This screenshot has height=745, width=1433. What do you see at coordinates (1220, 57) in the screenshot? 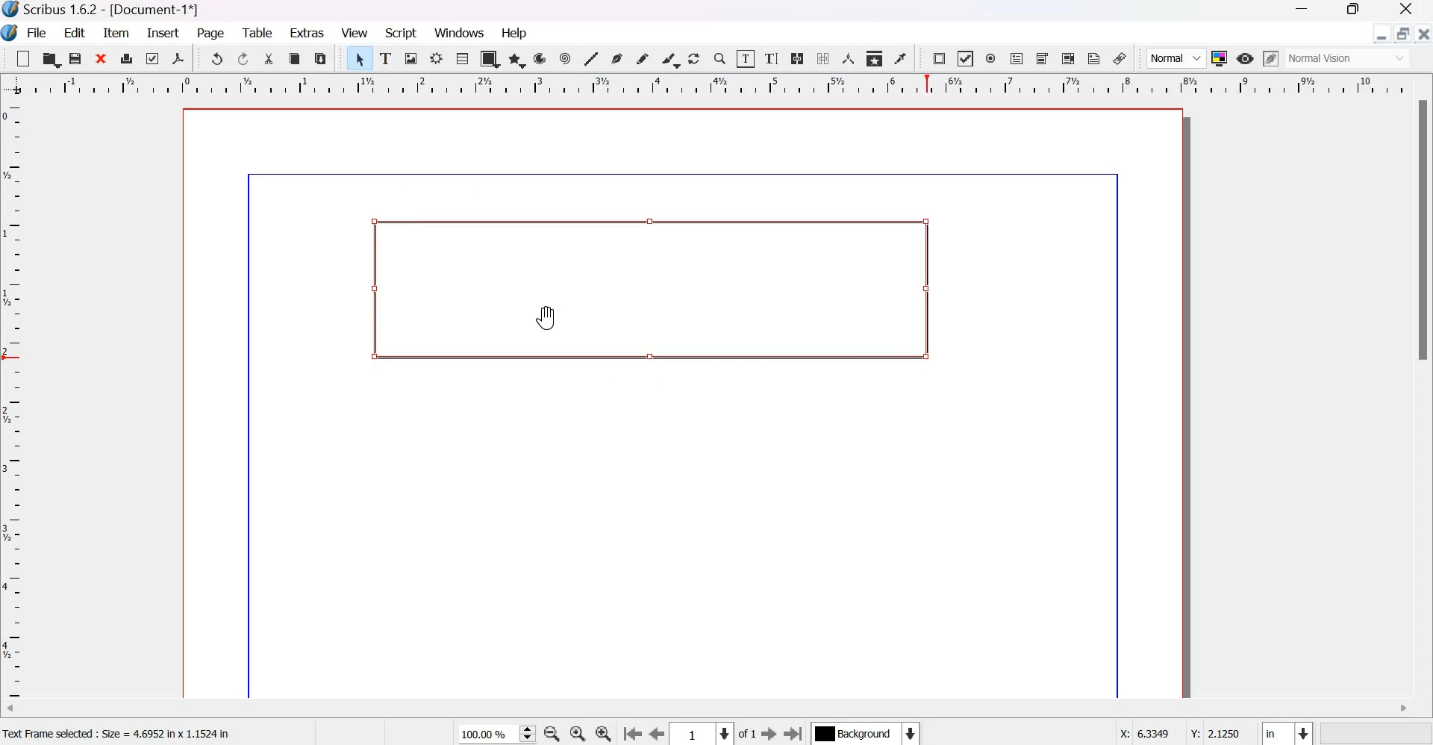
I see `Toggle Color Management System` at bounding box center [1220, 57].